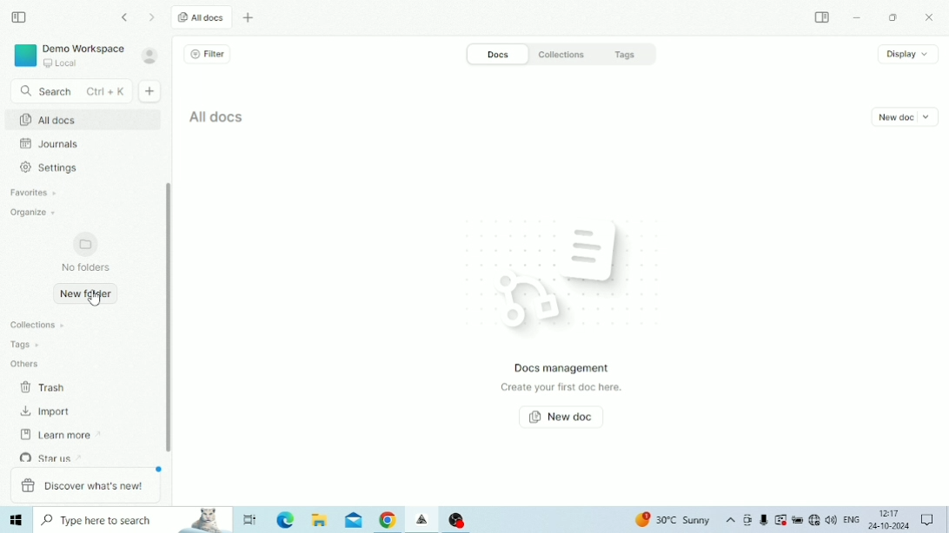  I want to click on Docs, so click(496, 54).